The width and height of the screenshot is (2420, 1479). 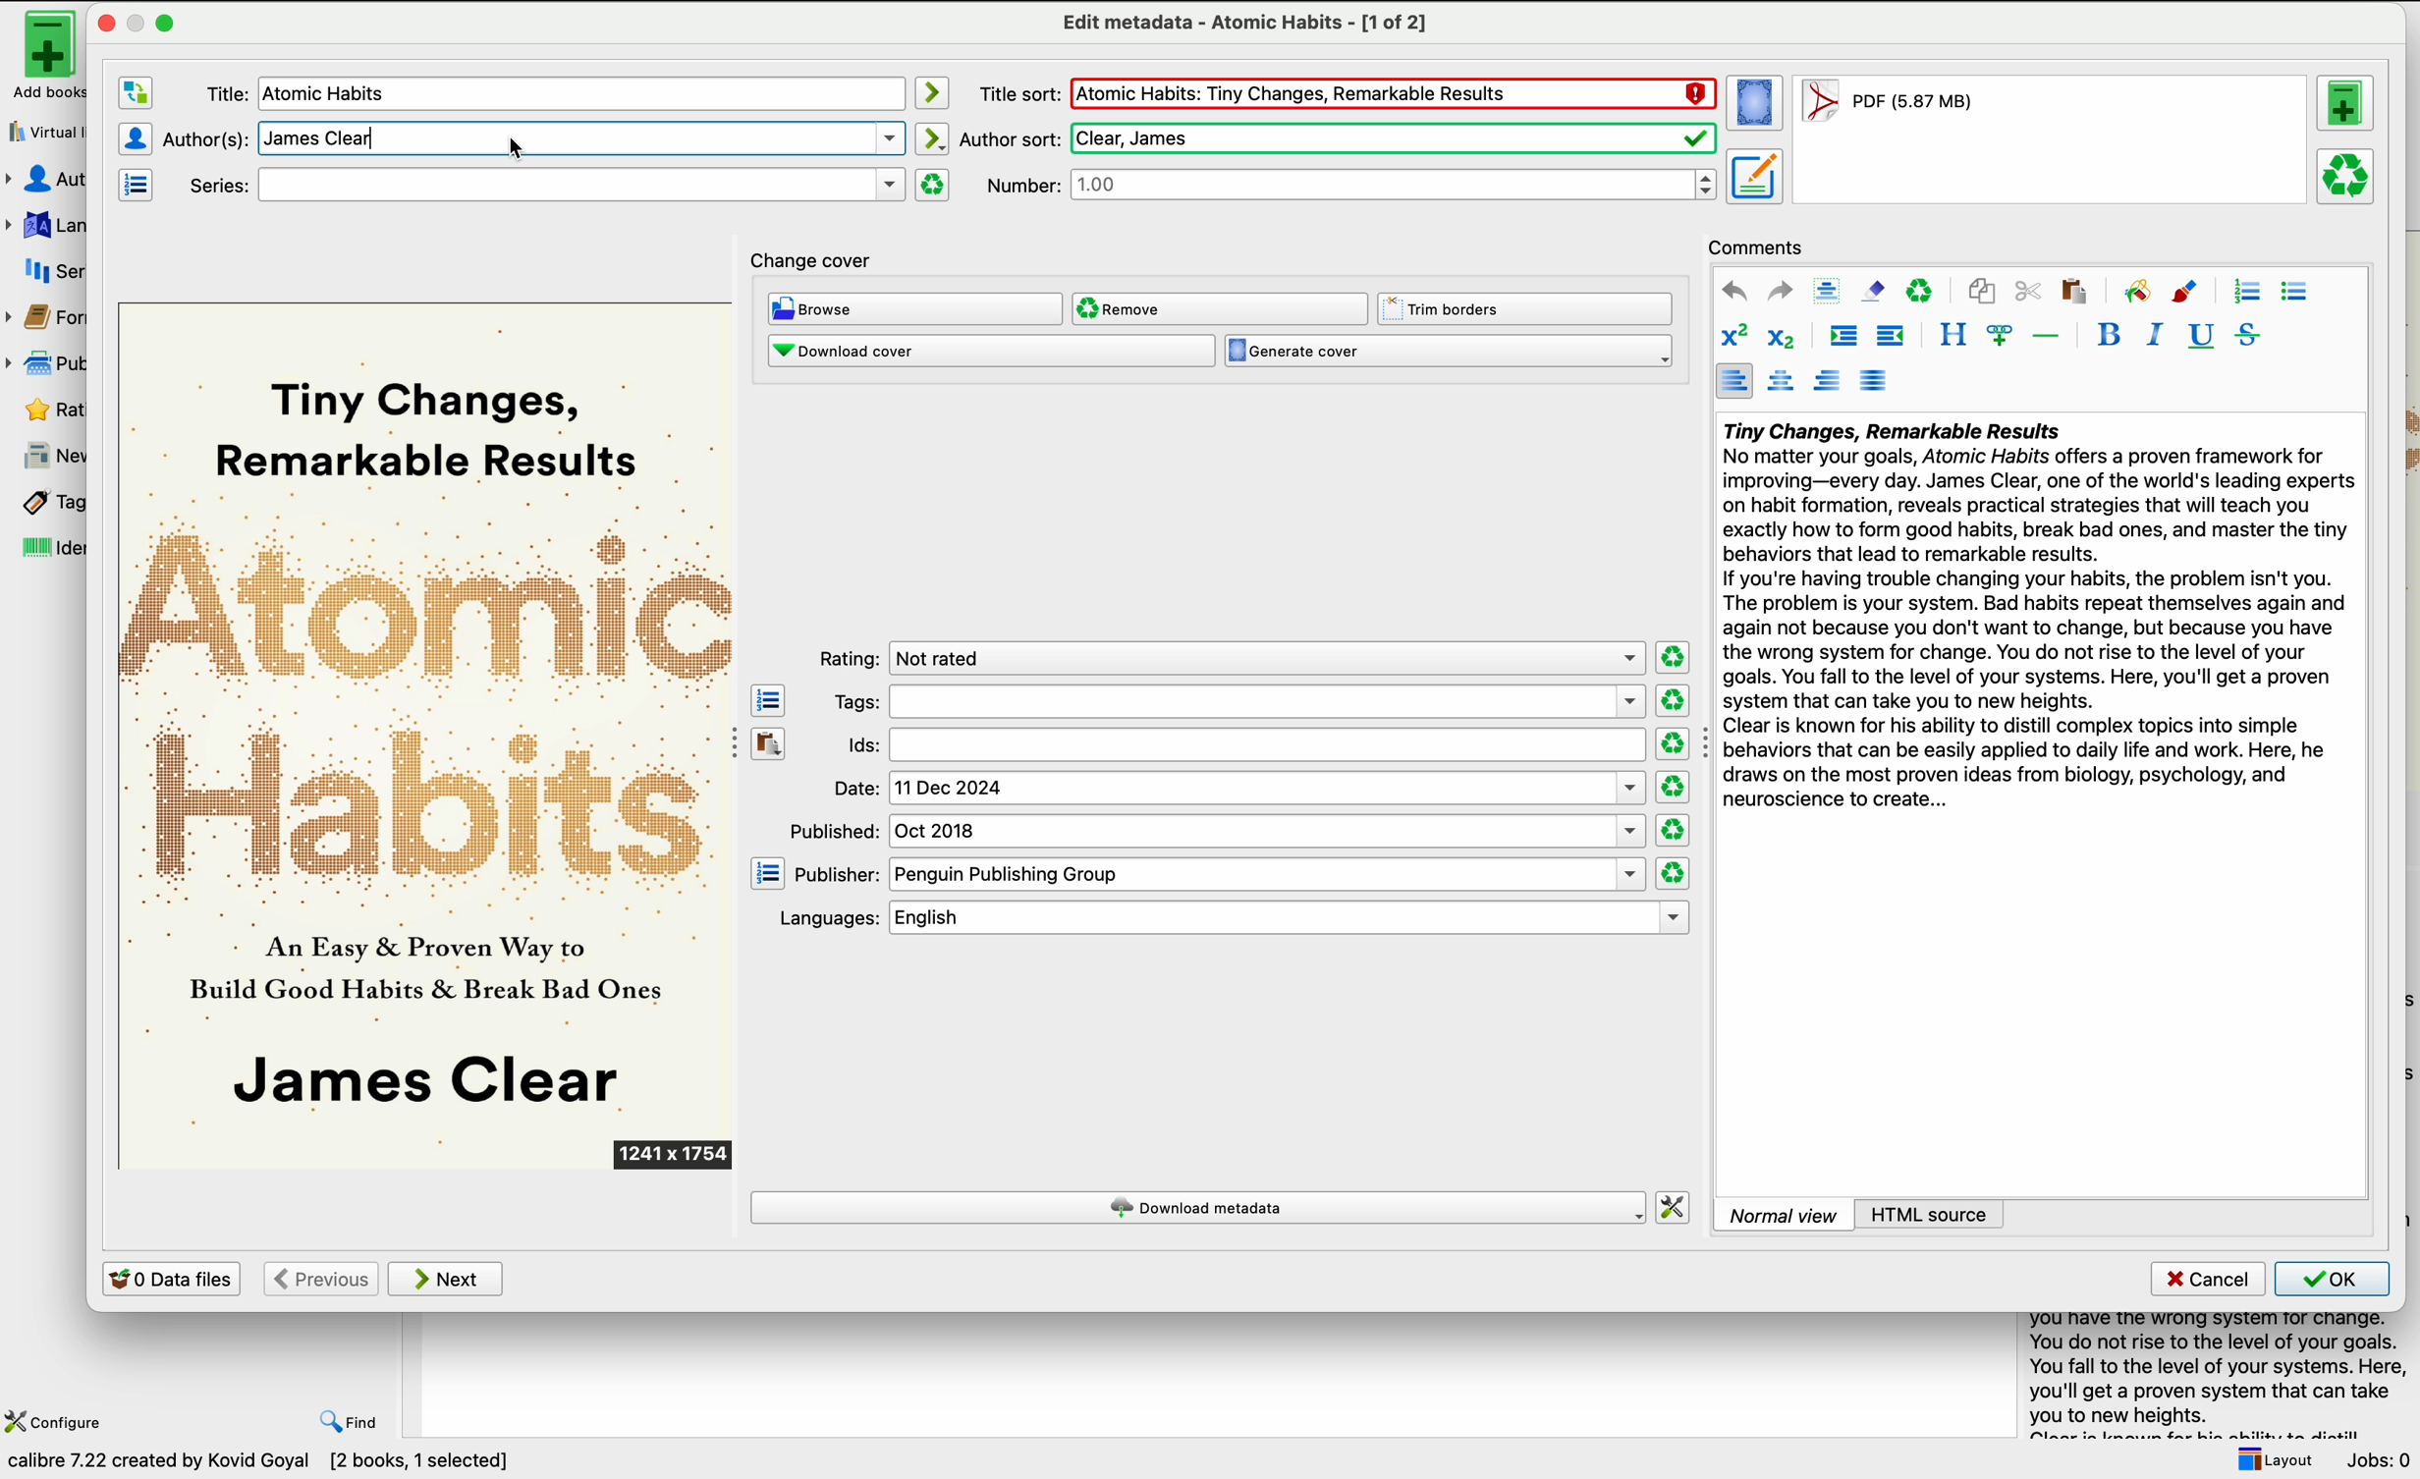 I want to click on published, so click(x=1219, y=831).